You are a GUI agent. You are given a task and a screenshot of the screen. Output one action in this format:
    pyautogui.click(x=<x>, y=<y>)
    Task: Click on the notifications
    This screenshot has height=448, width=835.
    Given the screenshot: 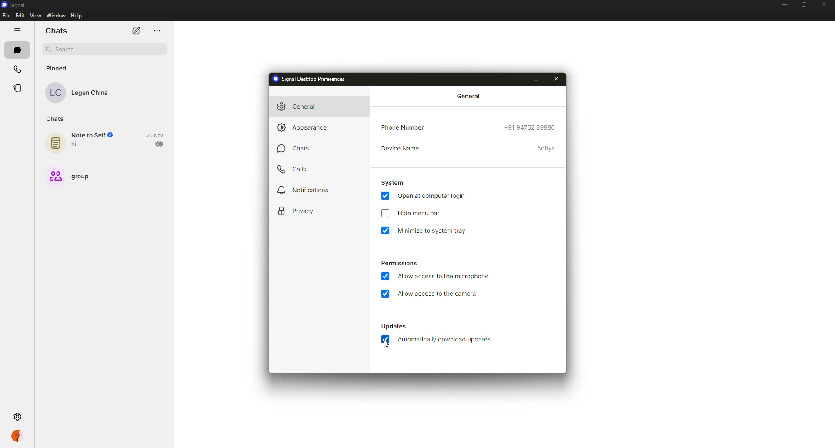 What is the action you would take?
    pyautogui.click(x=304, y=191)
    